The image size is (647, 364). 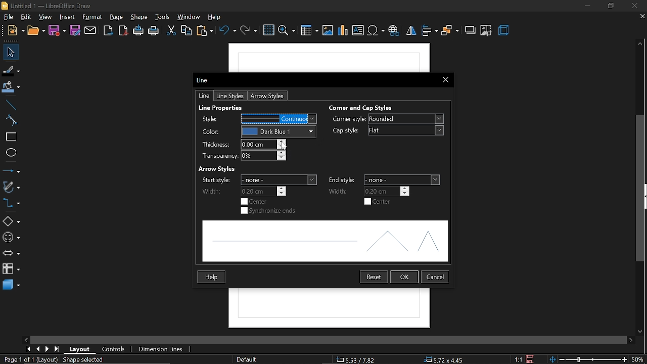 I want to click on go to first page, so click(x=27, y=349).